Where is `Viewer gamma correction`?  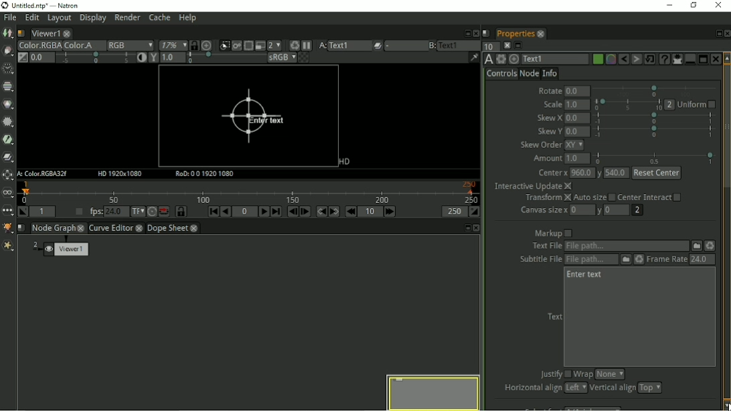 Viewer gamma correction is located at coordinates (172, 58).